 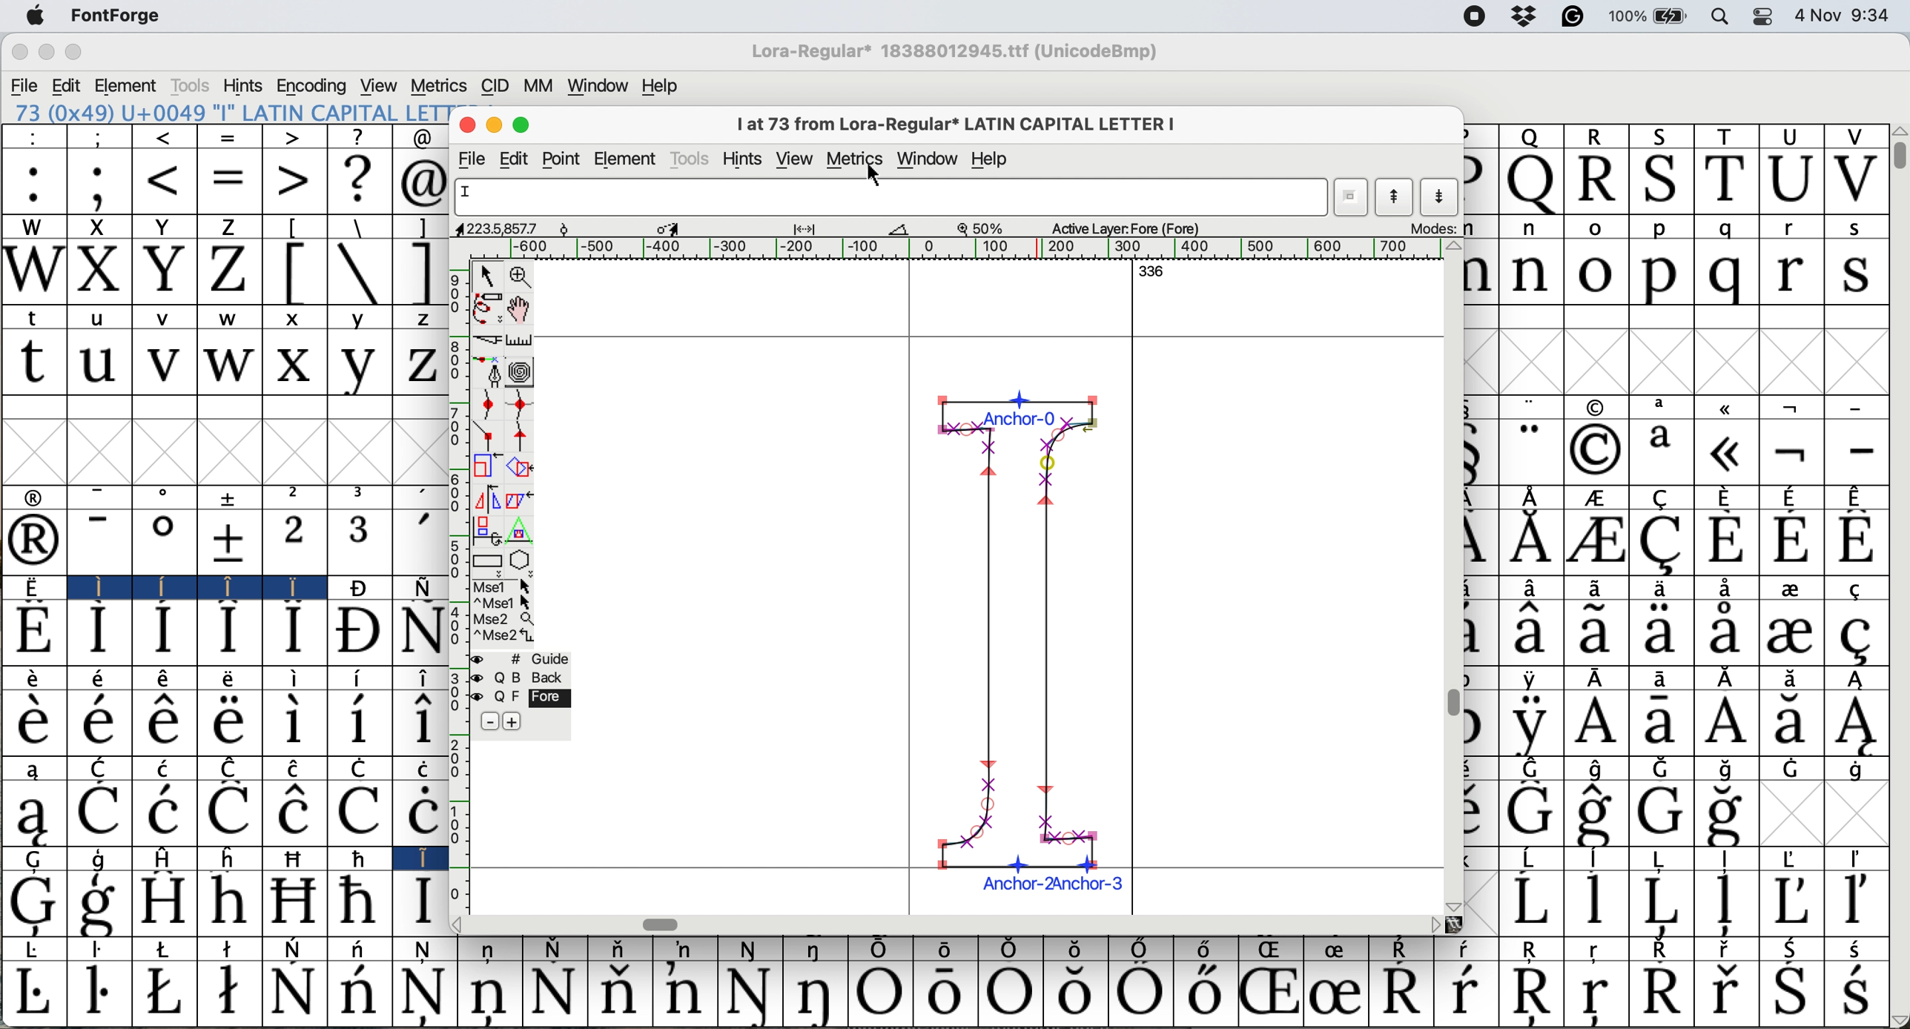 What do you see at coordinates (965, 128) in the screenshot?
I see `I at 73from Lora-Regular* LATIN CAPITAL LETTER I` at bounding box center [965, 128].